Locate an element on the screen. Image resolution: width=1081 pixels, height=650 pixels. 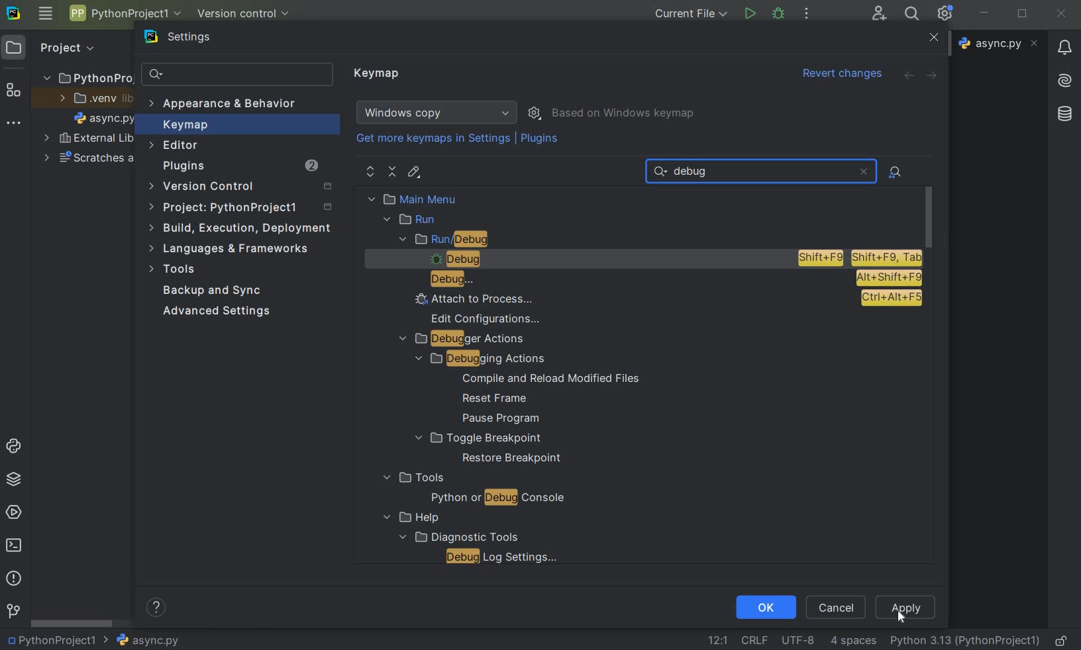
project name is located at coordinates (50, 640).